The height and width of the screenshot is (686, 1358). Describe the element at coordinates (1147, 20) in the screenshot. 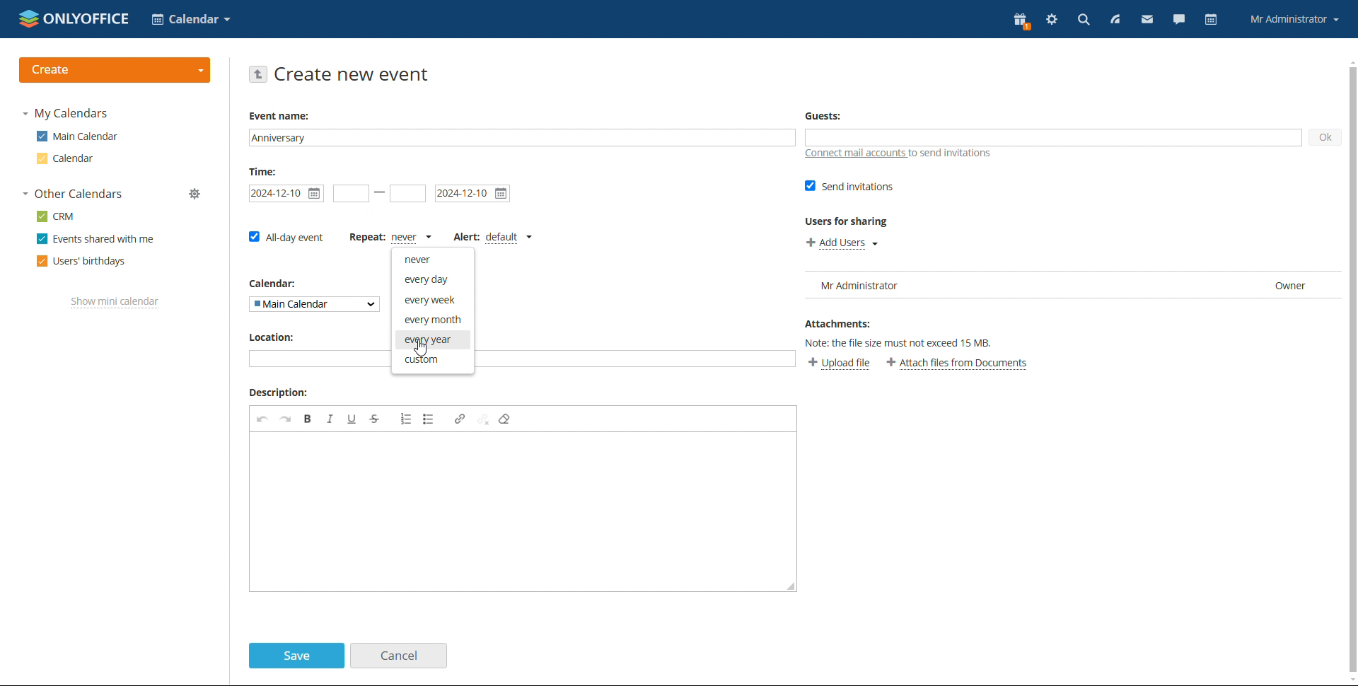

I see `mail` at that location.